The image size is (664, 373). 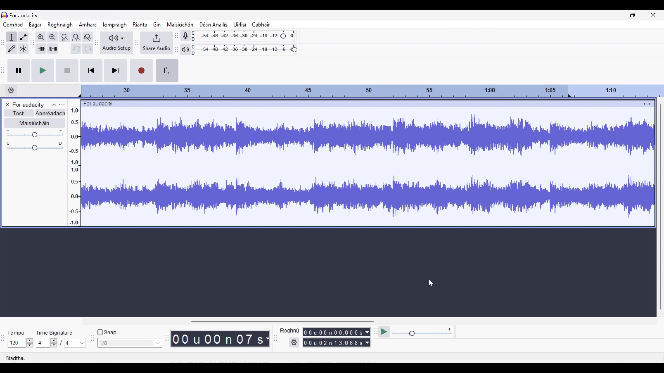 I want to click on Recording level header, so click(x=283, y=36).